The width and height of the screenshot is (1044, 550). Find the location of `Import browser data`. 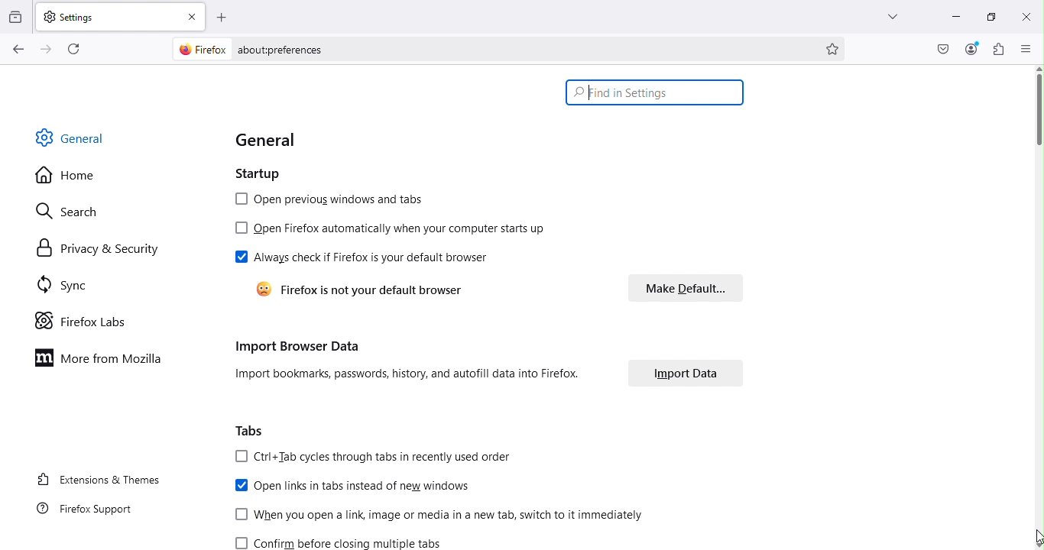

Import browser data is located at coordinates (407, 361).